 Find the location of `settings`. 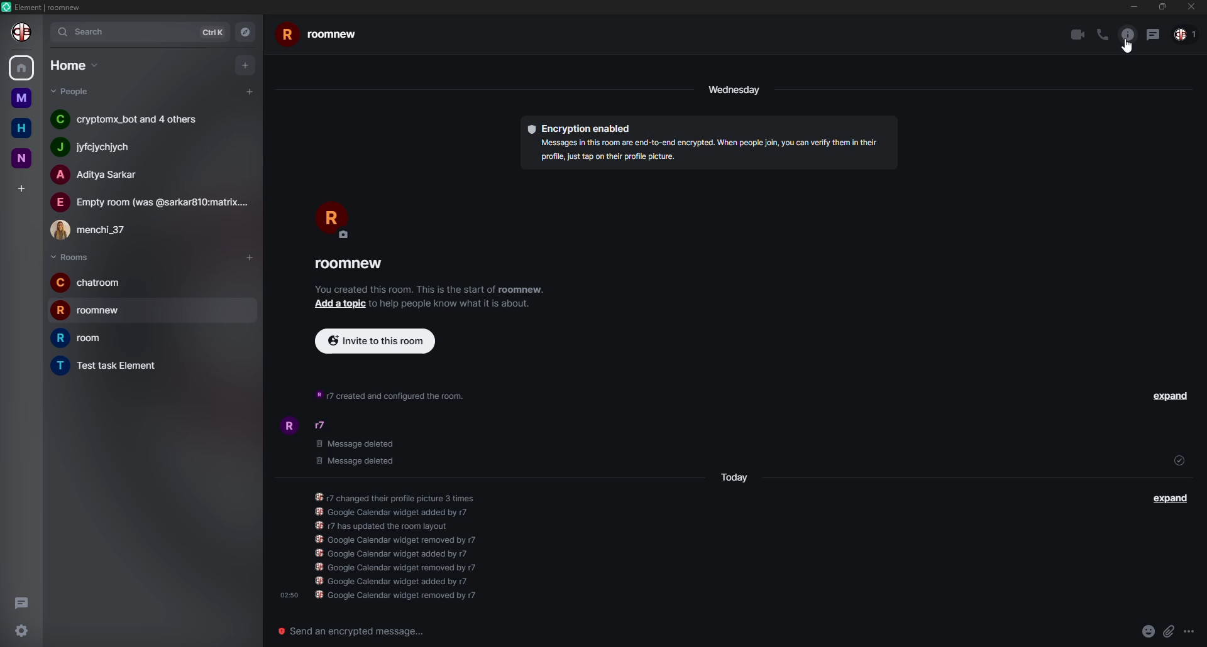

settings is located at coordinates (19, 631).